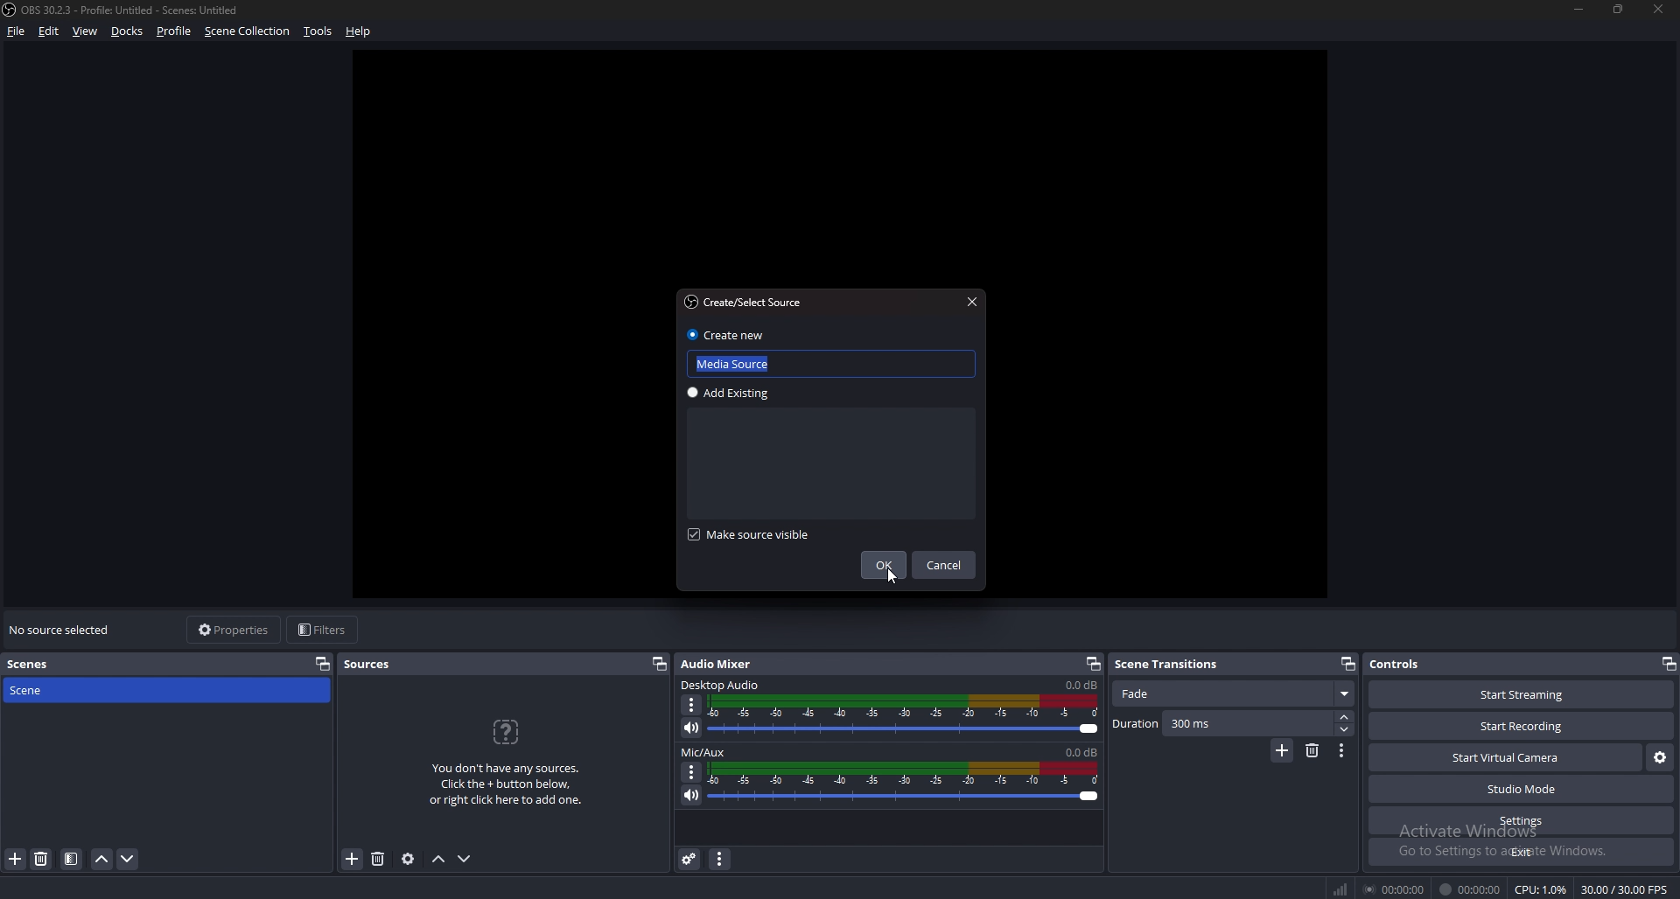  I want to click on Add existing, so click(733, 394).